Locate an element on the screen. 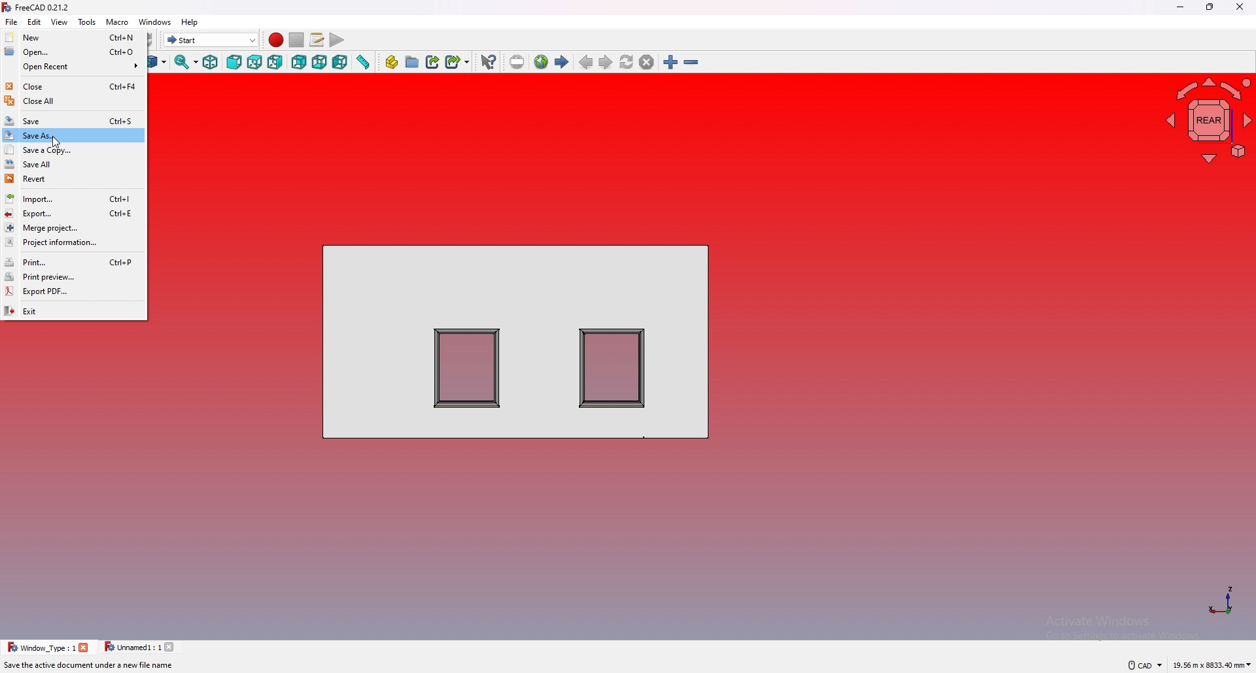 This screenshot has width=1256, height=673. what's this is located at coordinates (488, 63).